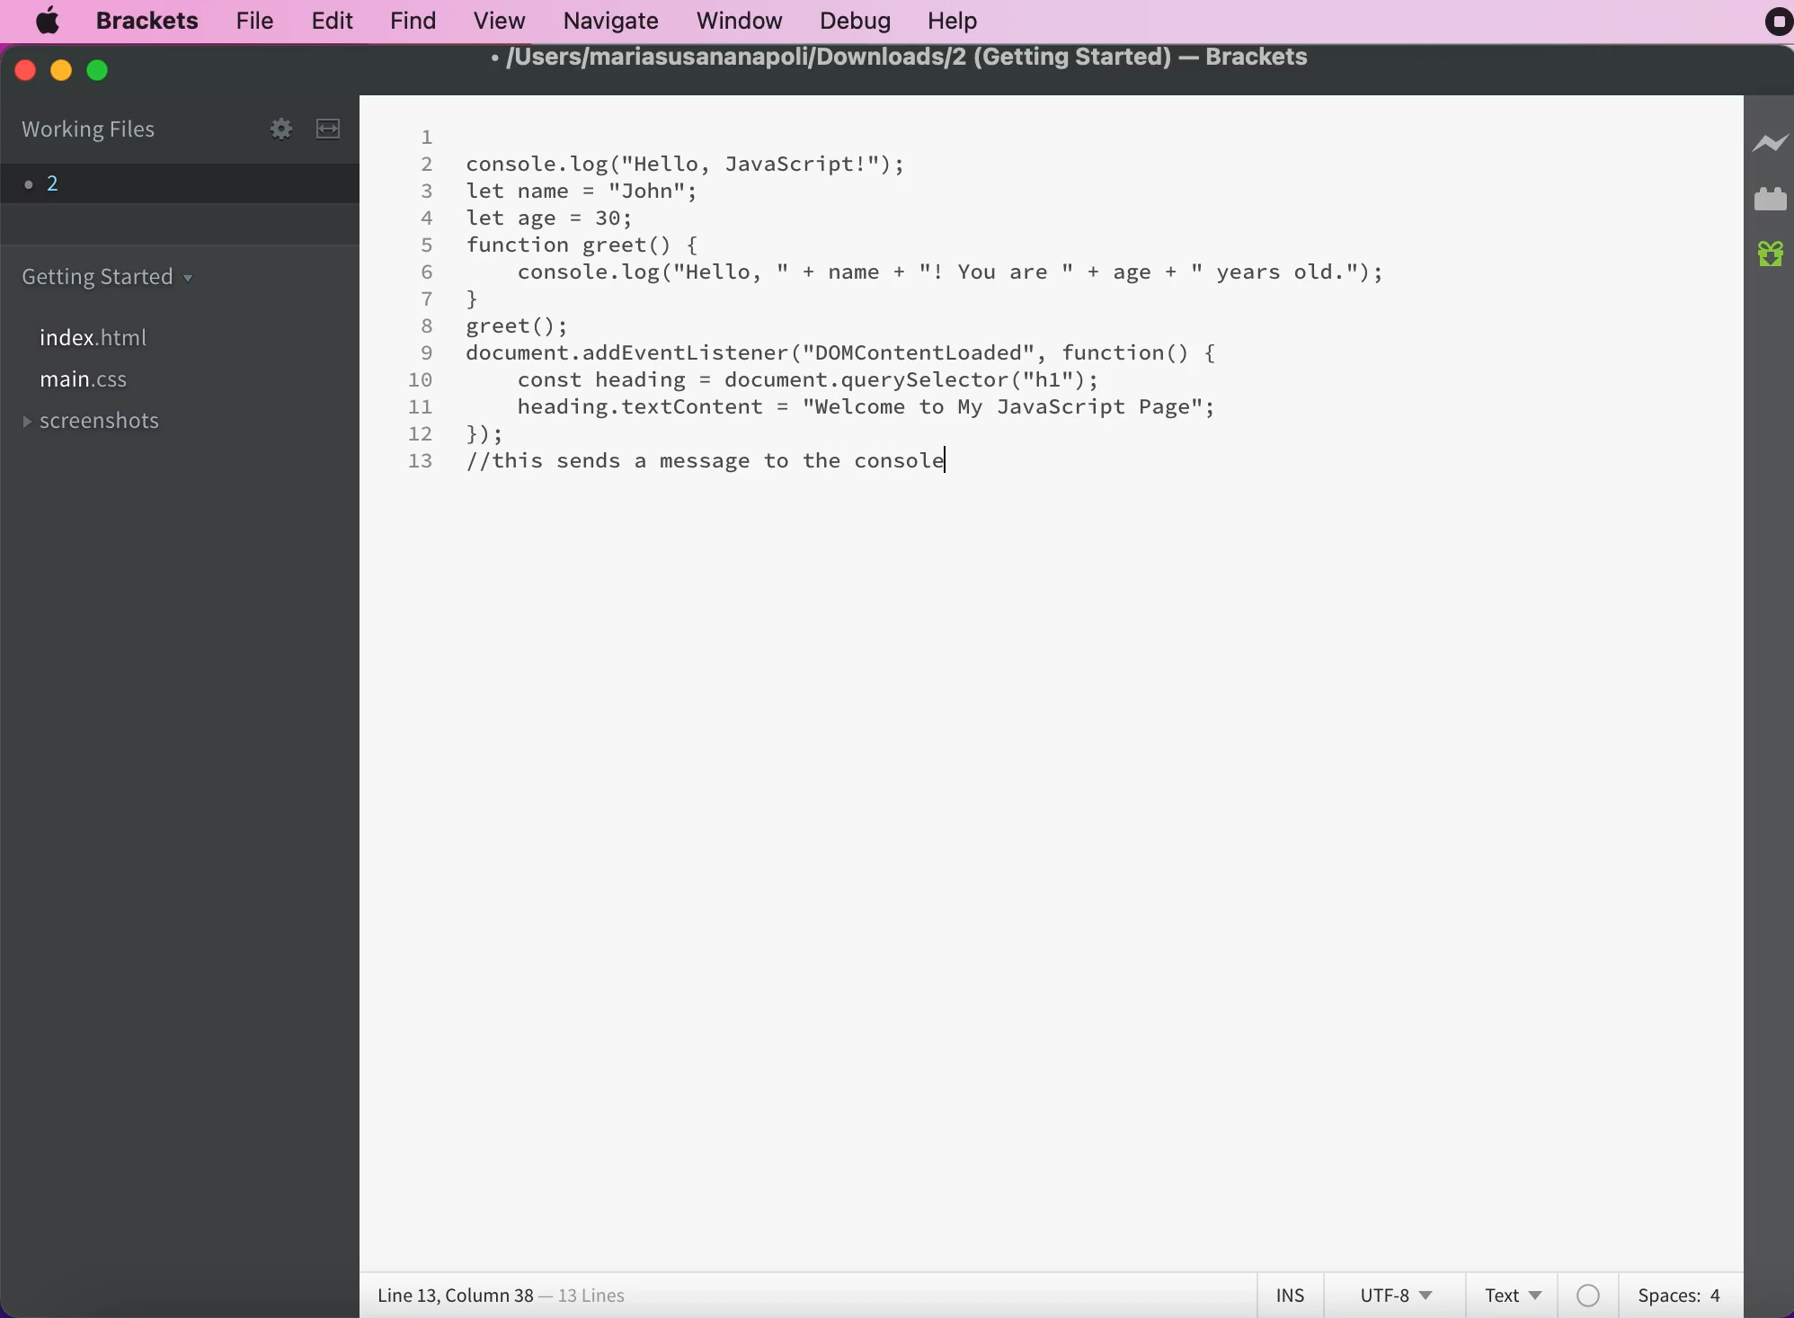 Image resolution: width=1794 pixels, height=1318 pixels. Describe the element at coordinates (95, 385) in the screenshot. I see `file main.css` at that location.